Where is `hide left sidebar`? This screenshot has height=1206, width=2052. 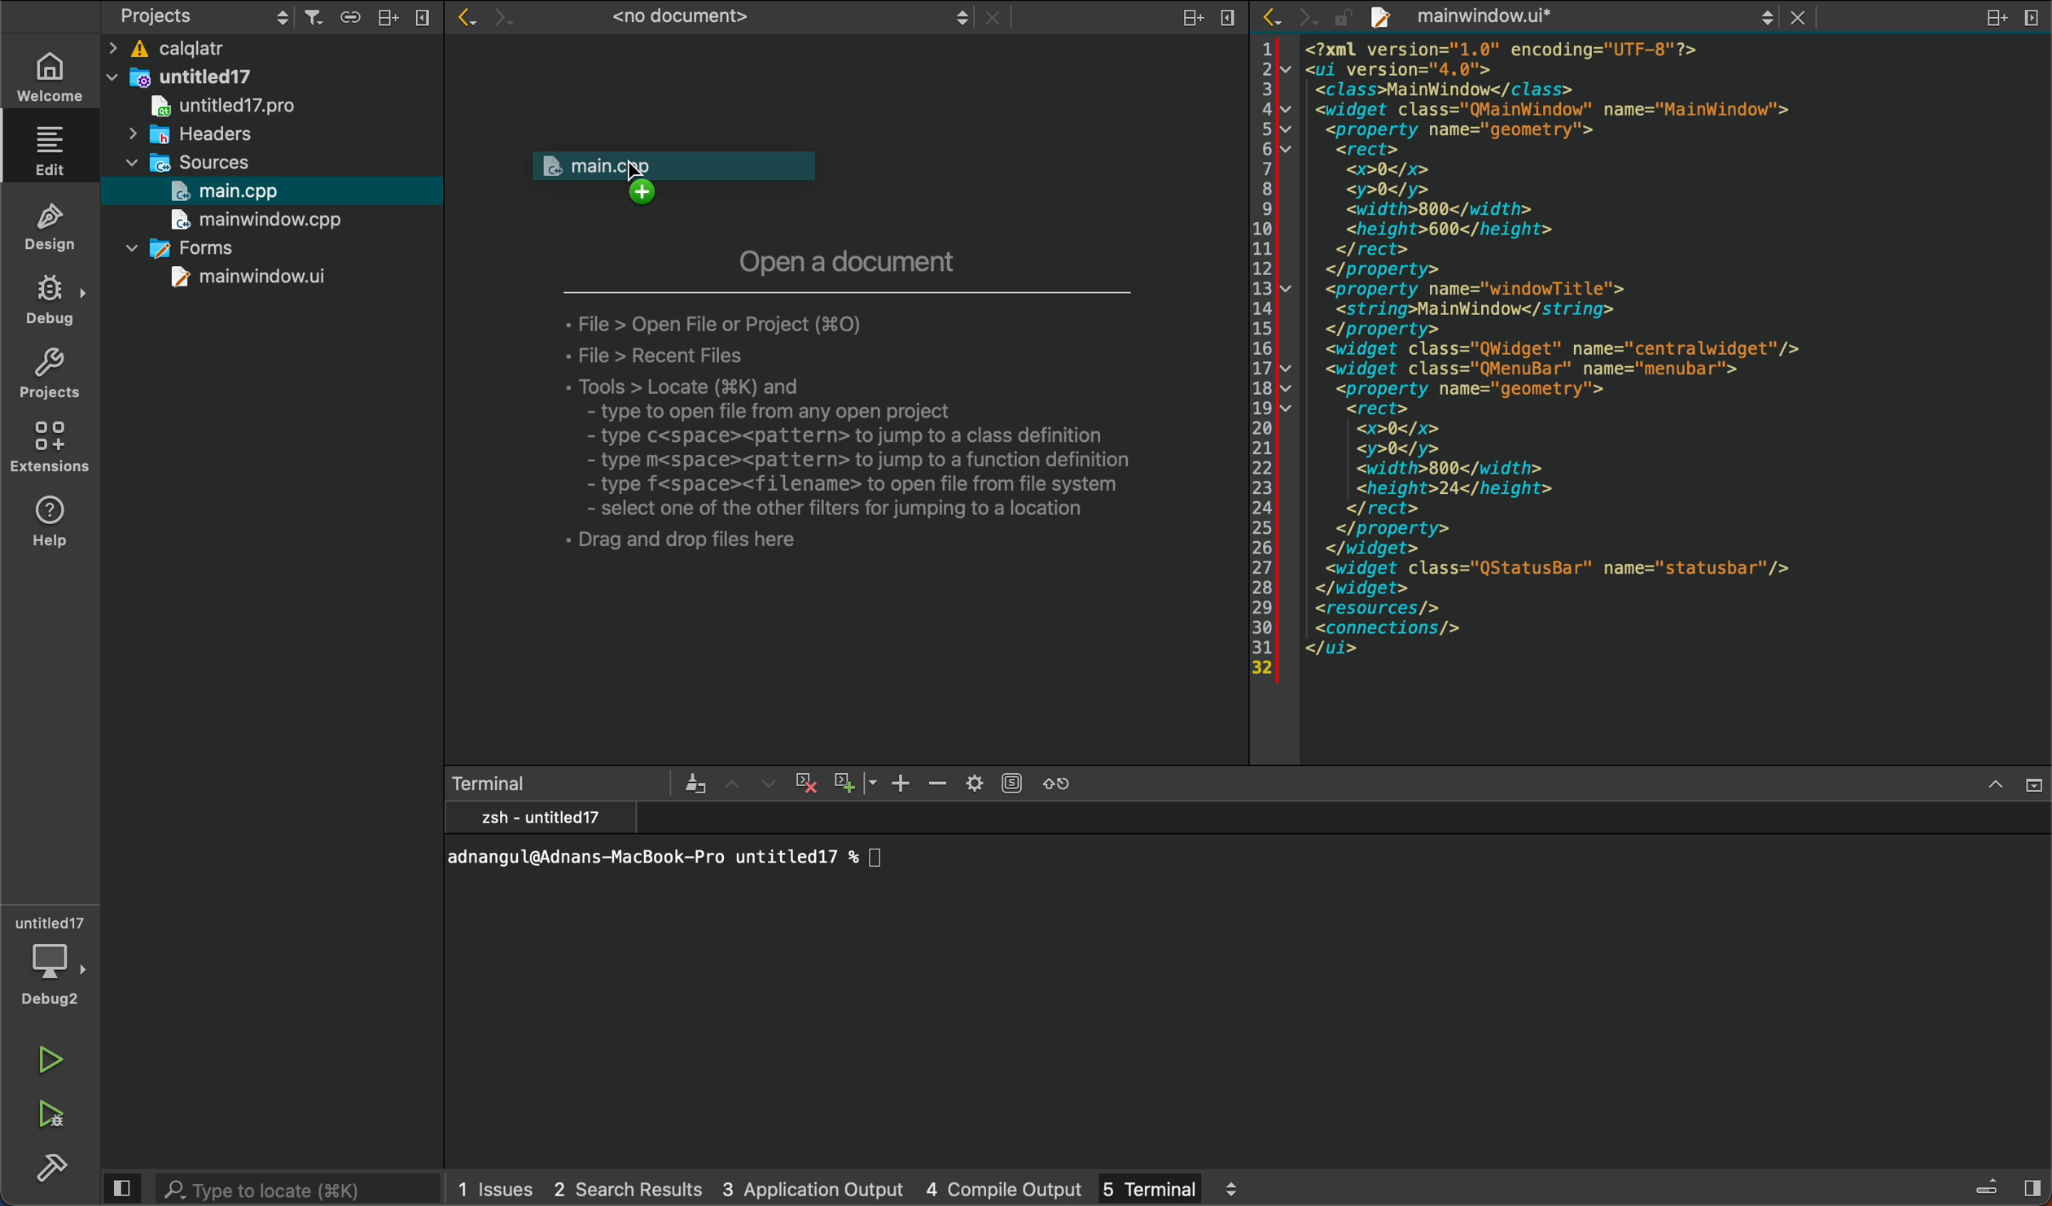
hide left sidebar is located at coordinates (121, 1188).